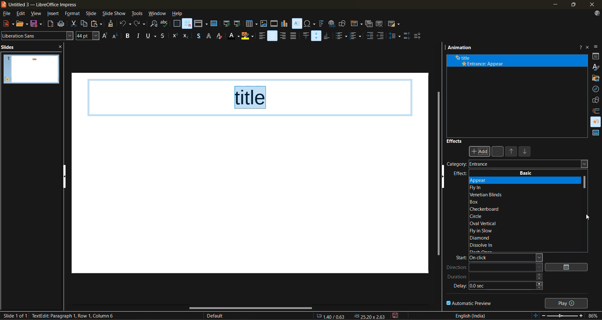 The height and width of the screenshot is (320, 602). I want to click on copy, so click(86, 24).